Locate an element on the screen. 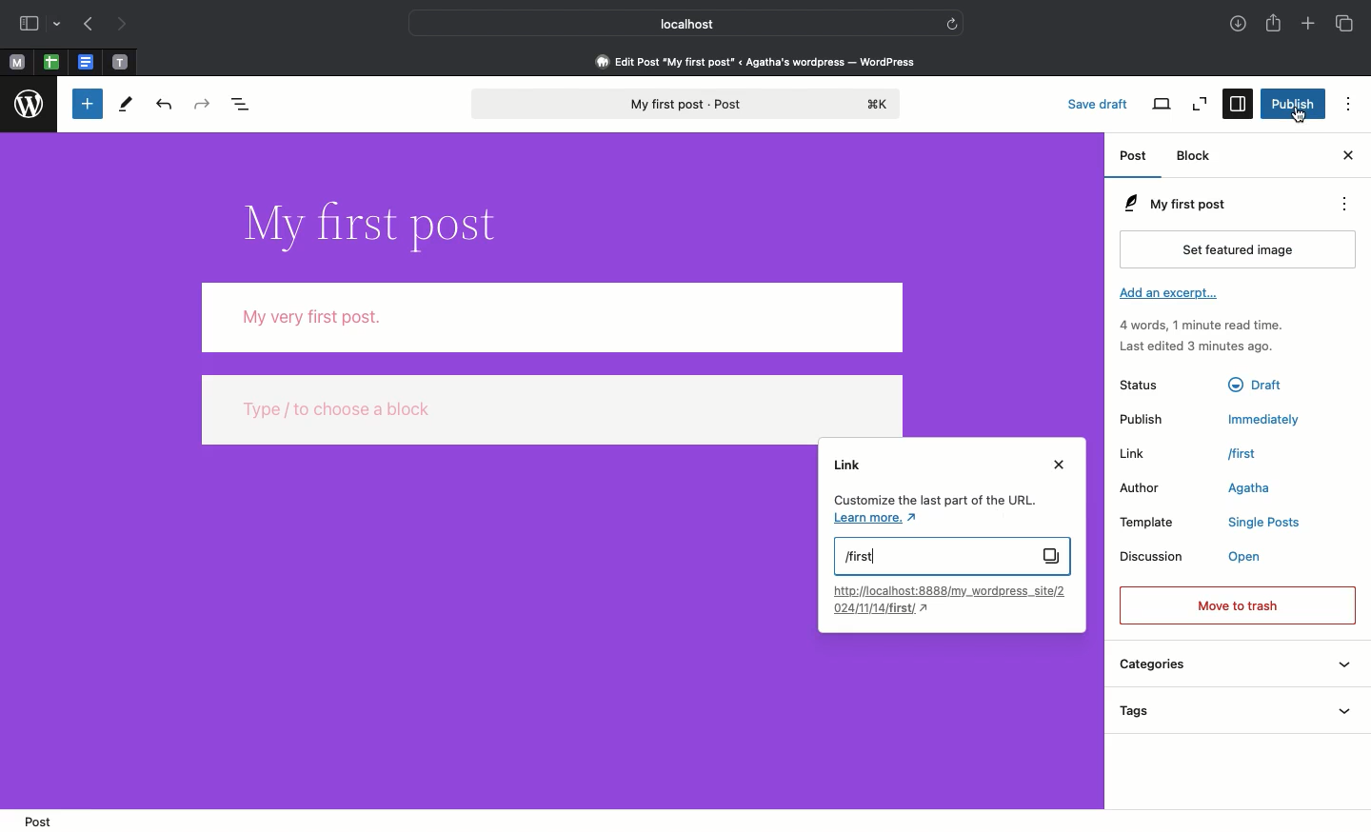 The width and height of the screenshot is (1371, 832). Categories is located at coordinates (1235, 665).